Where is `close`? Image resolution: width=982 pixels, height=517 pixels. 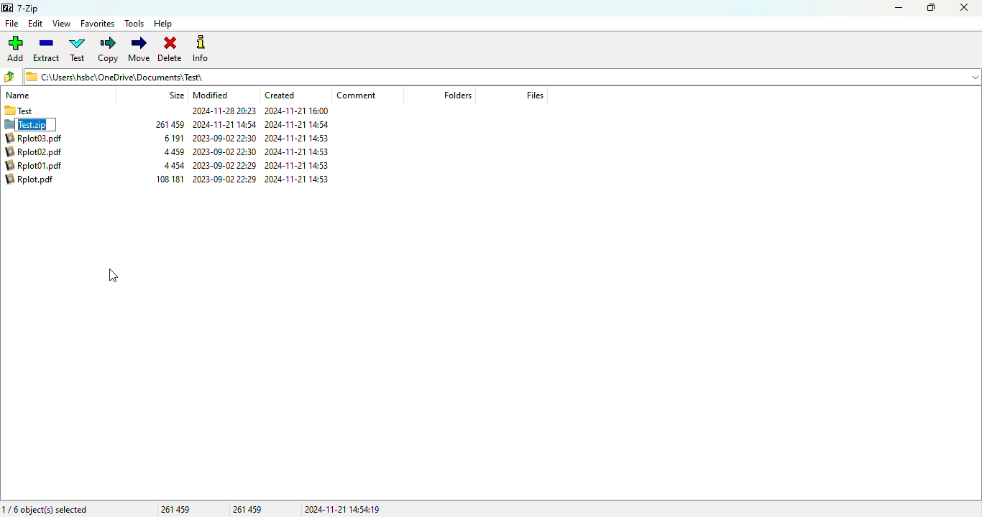 close is located at coordinates (964, 8).